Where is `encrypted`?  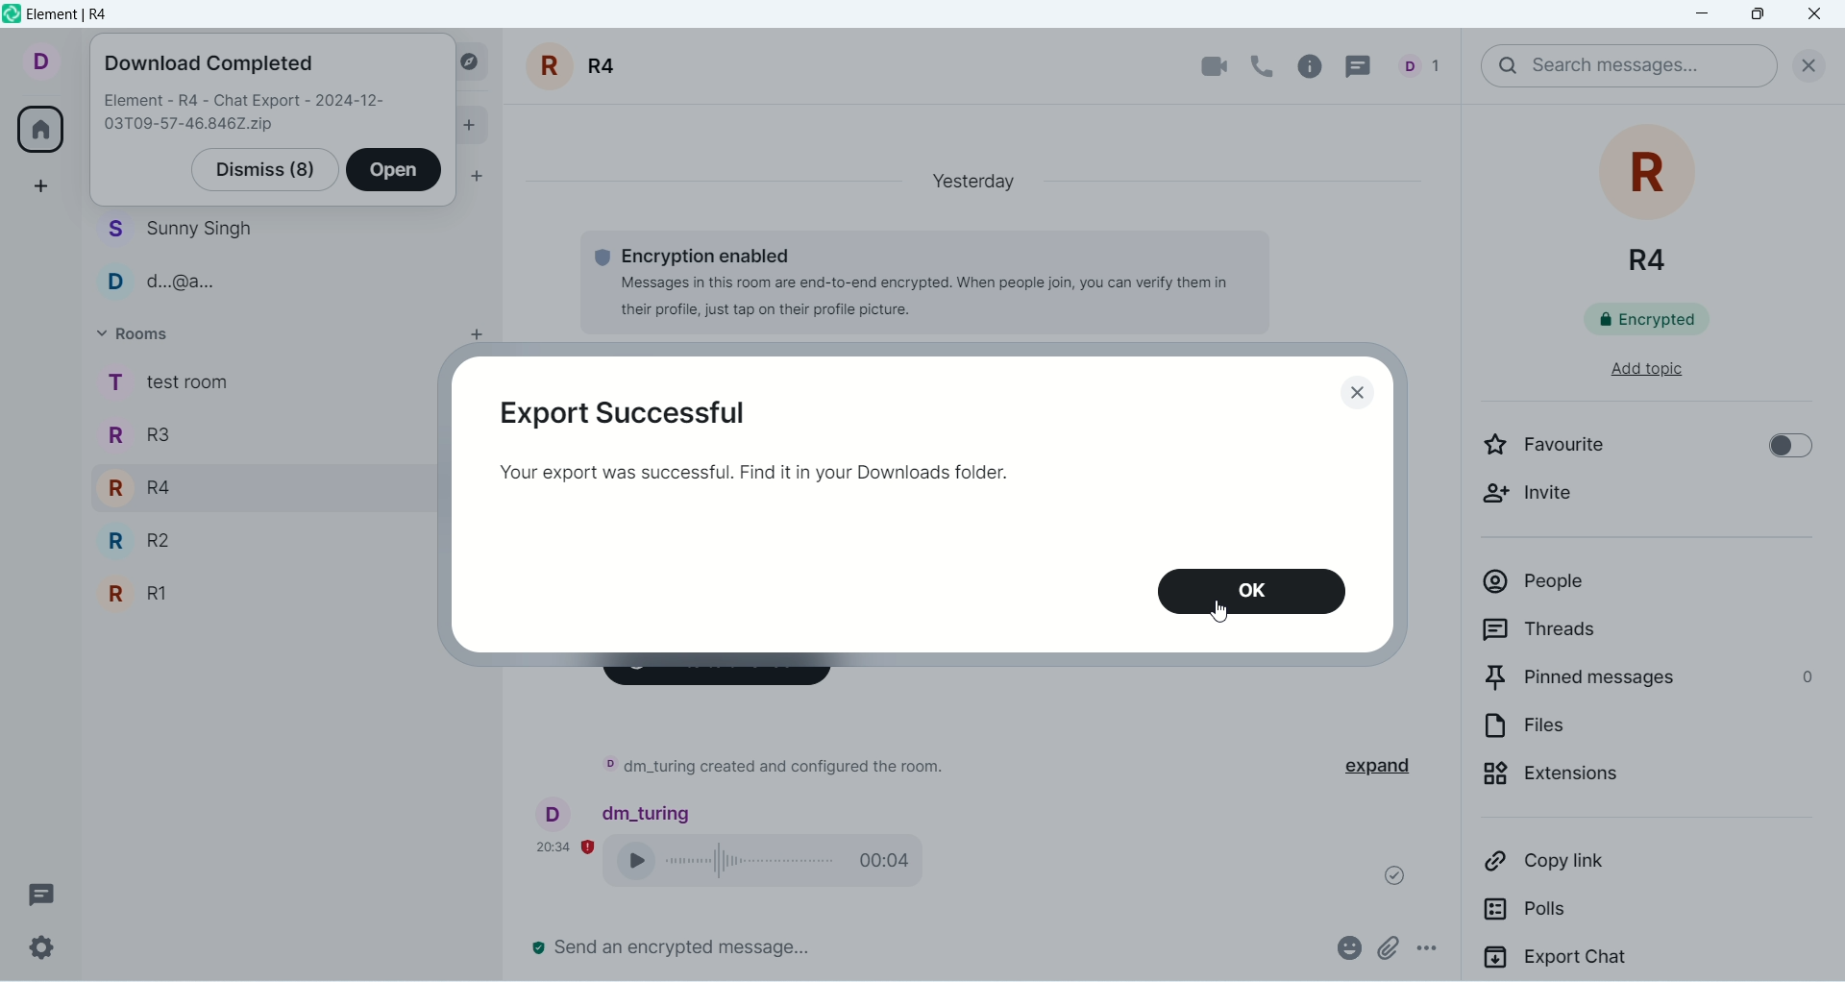
encrypted is located at coordinates (1661, 324).